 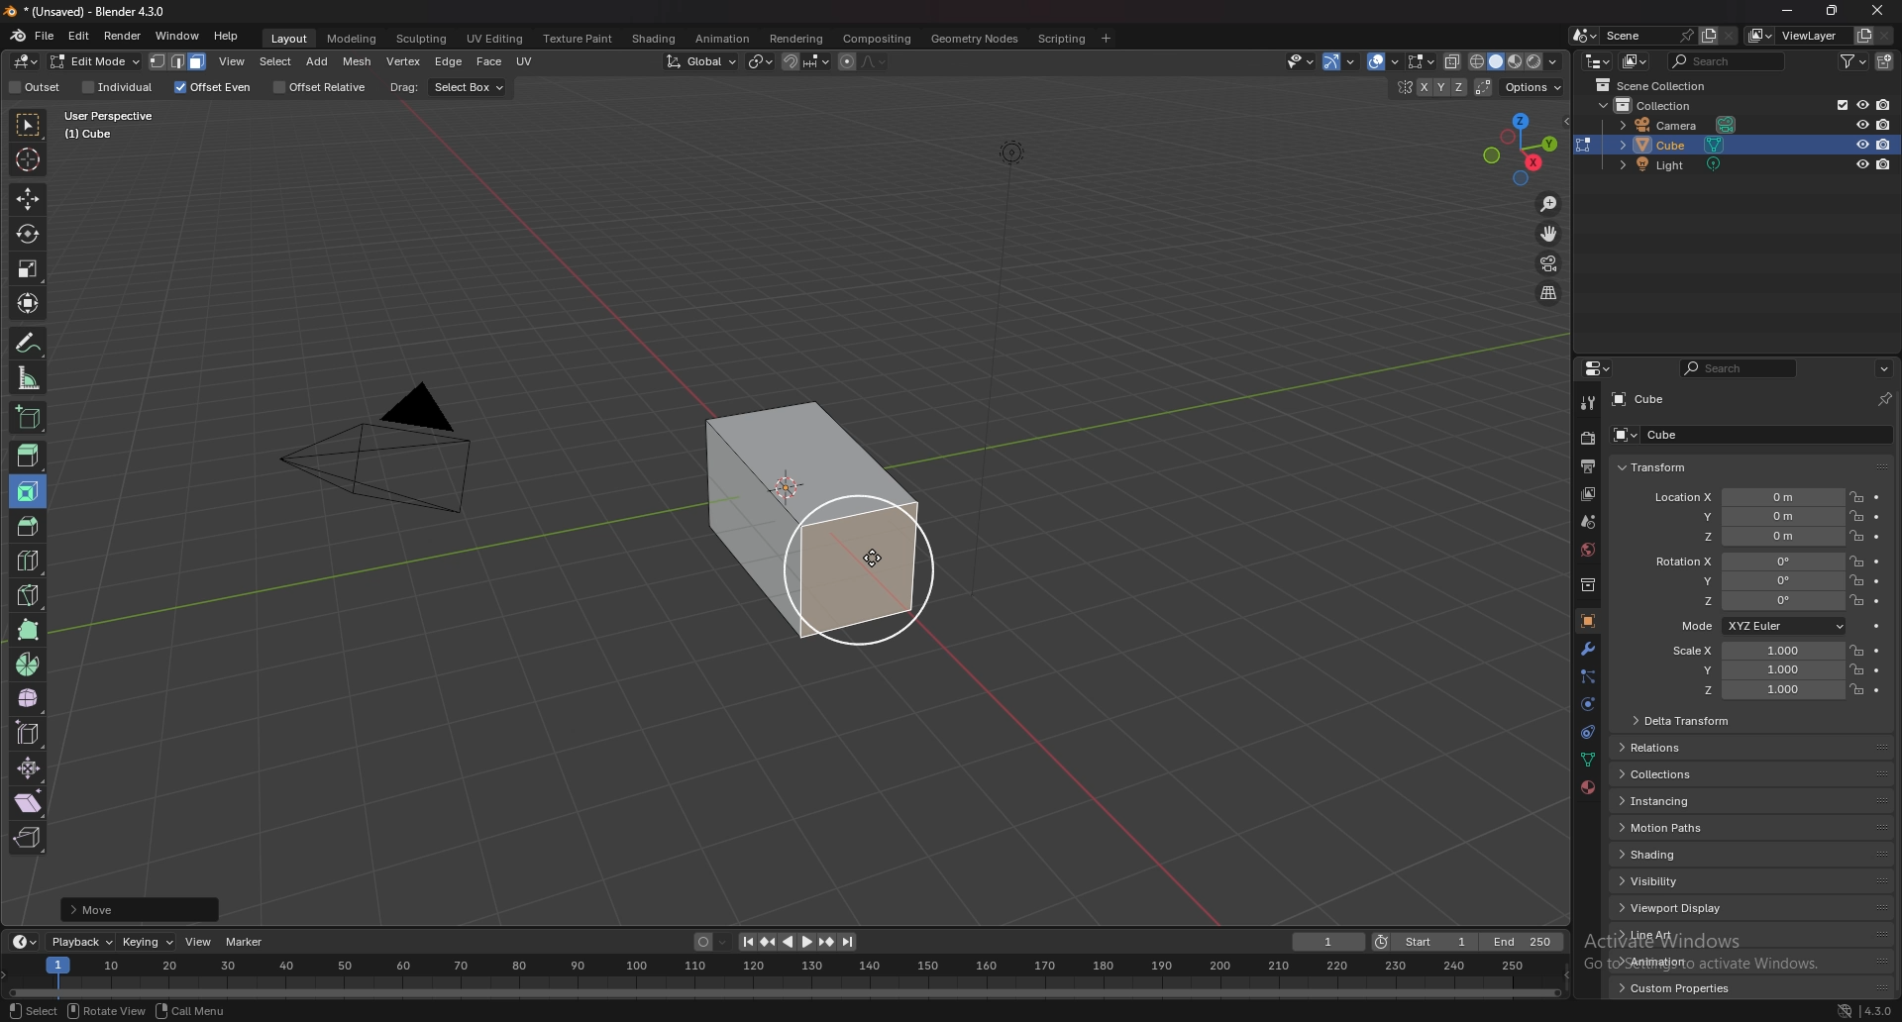 I want to click on options, so click(x=1534, y=88).